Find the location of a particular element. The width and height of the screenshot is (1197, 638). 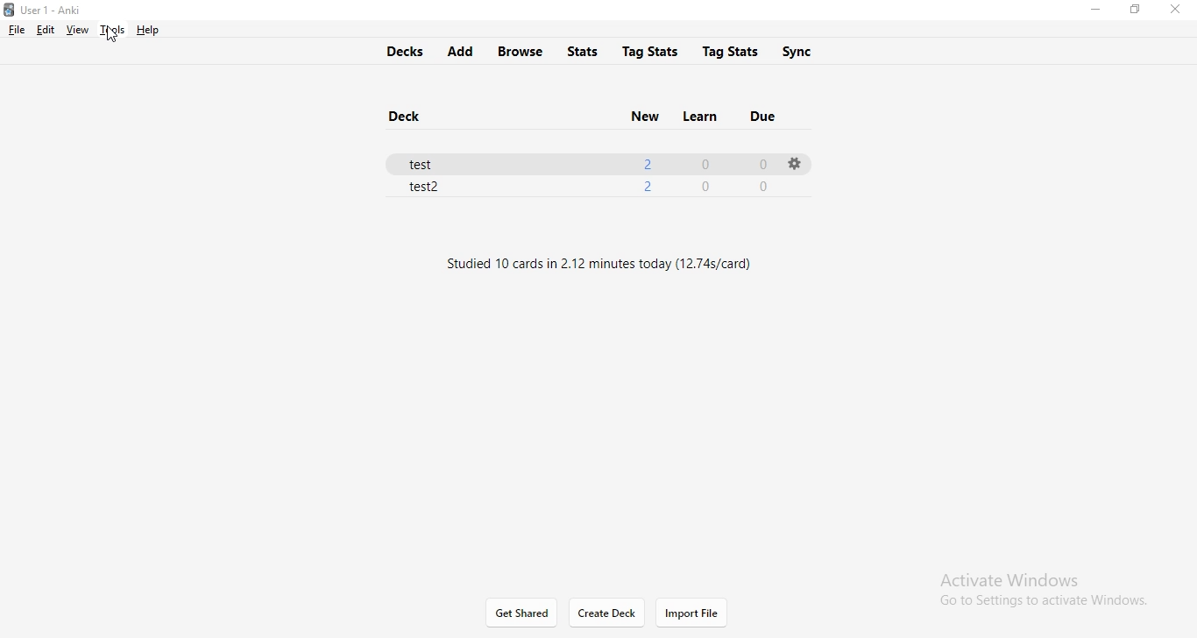

deck is located at coordinates (409, 117).